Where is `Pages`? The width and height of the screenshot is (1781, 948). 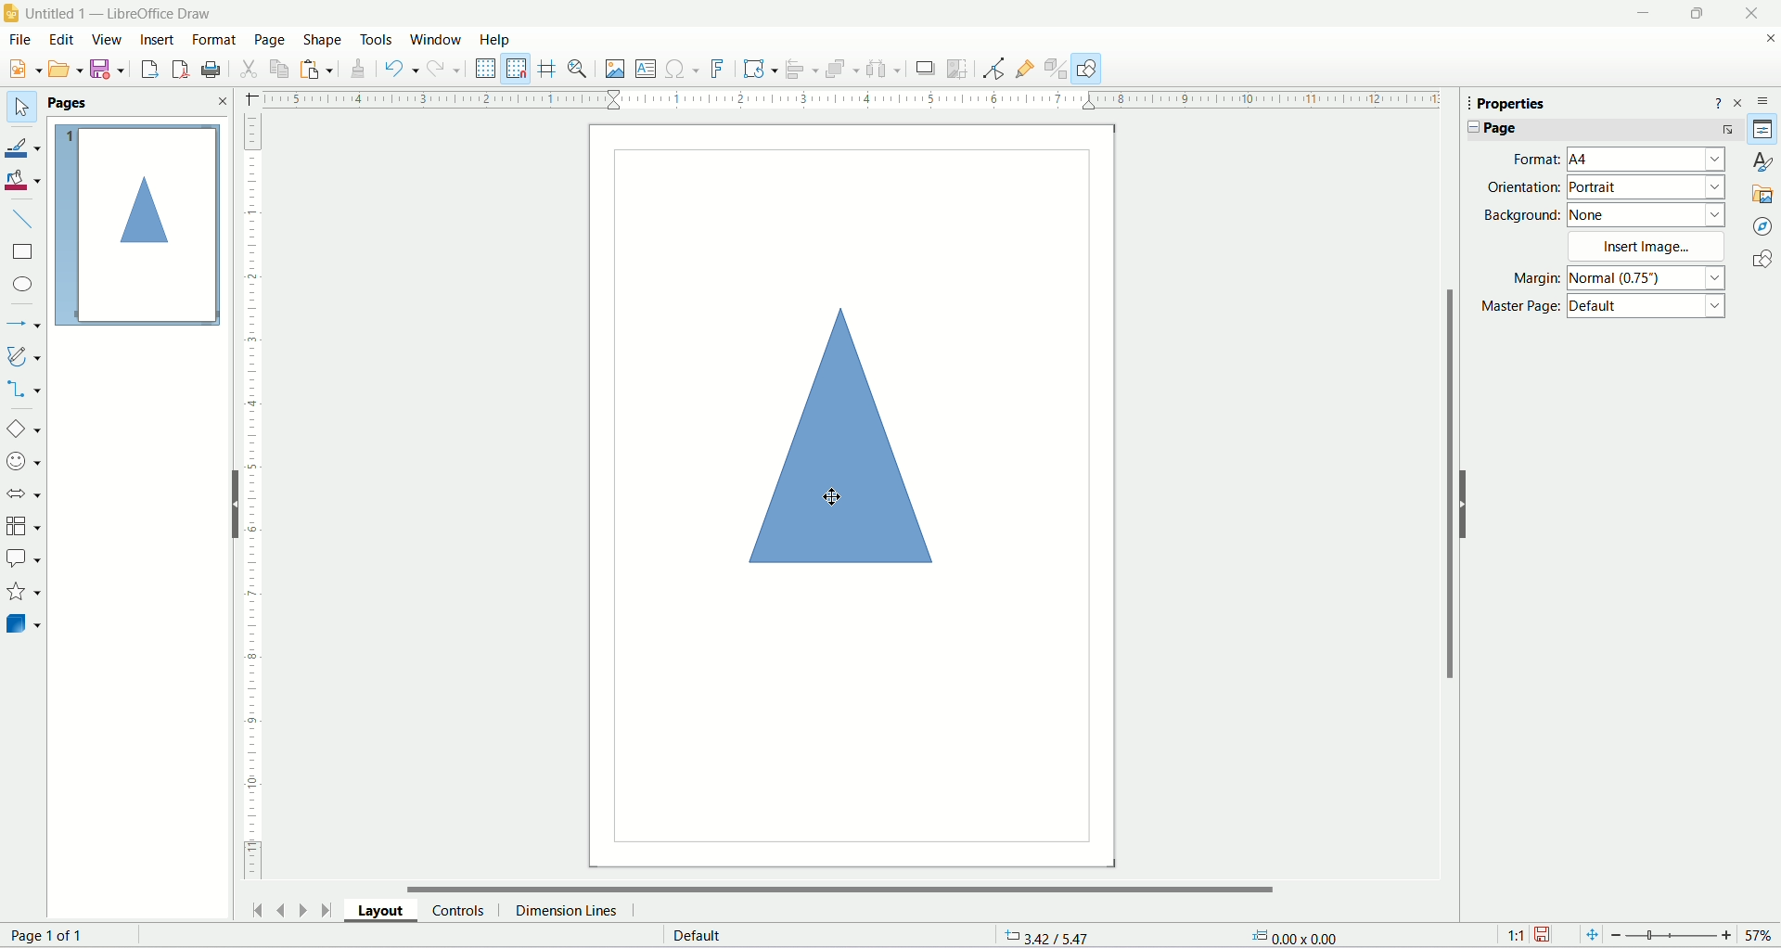
Pages is located at coordinates (68, 103).